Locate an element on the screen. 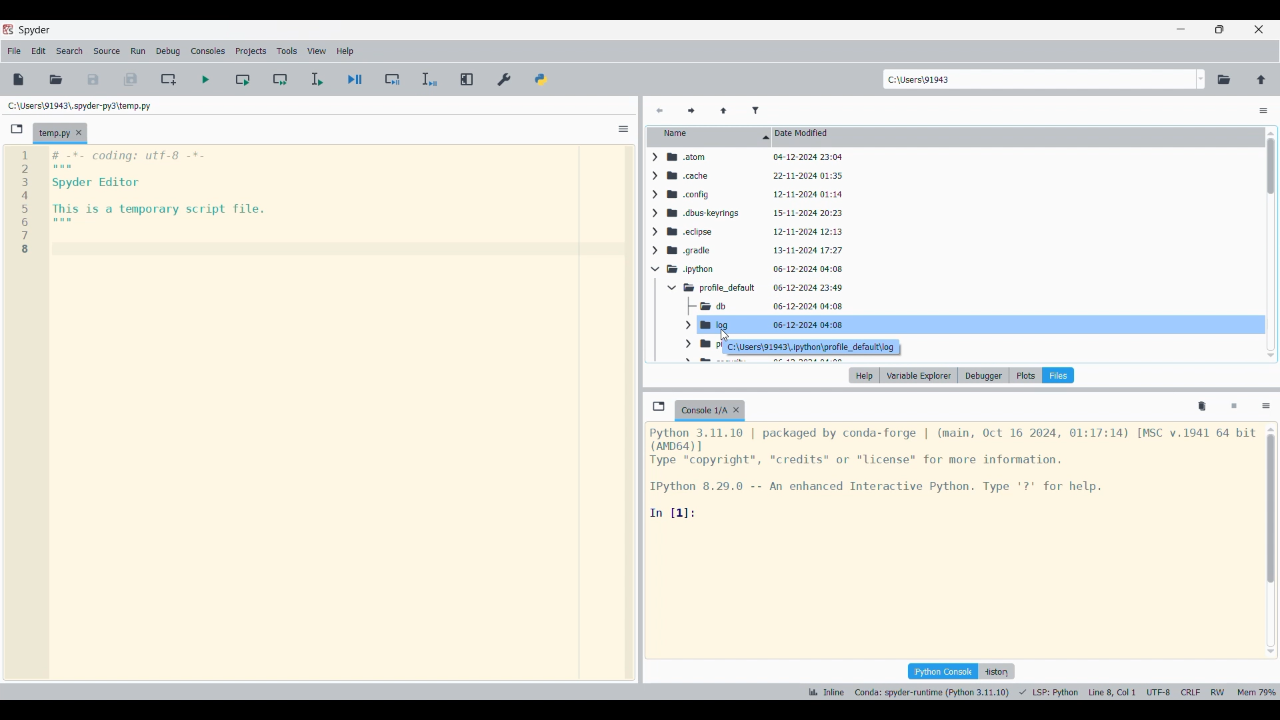 The width and height of the screenshot is (1280, 720). Maximize current pane is located at coordinates (468, 79).